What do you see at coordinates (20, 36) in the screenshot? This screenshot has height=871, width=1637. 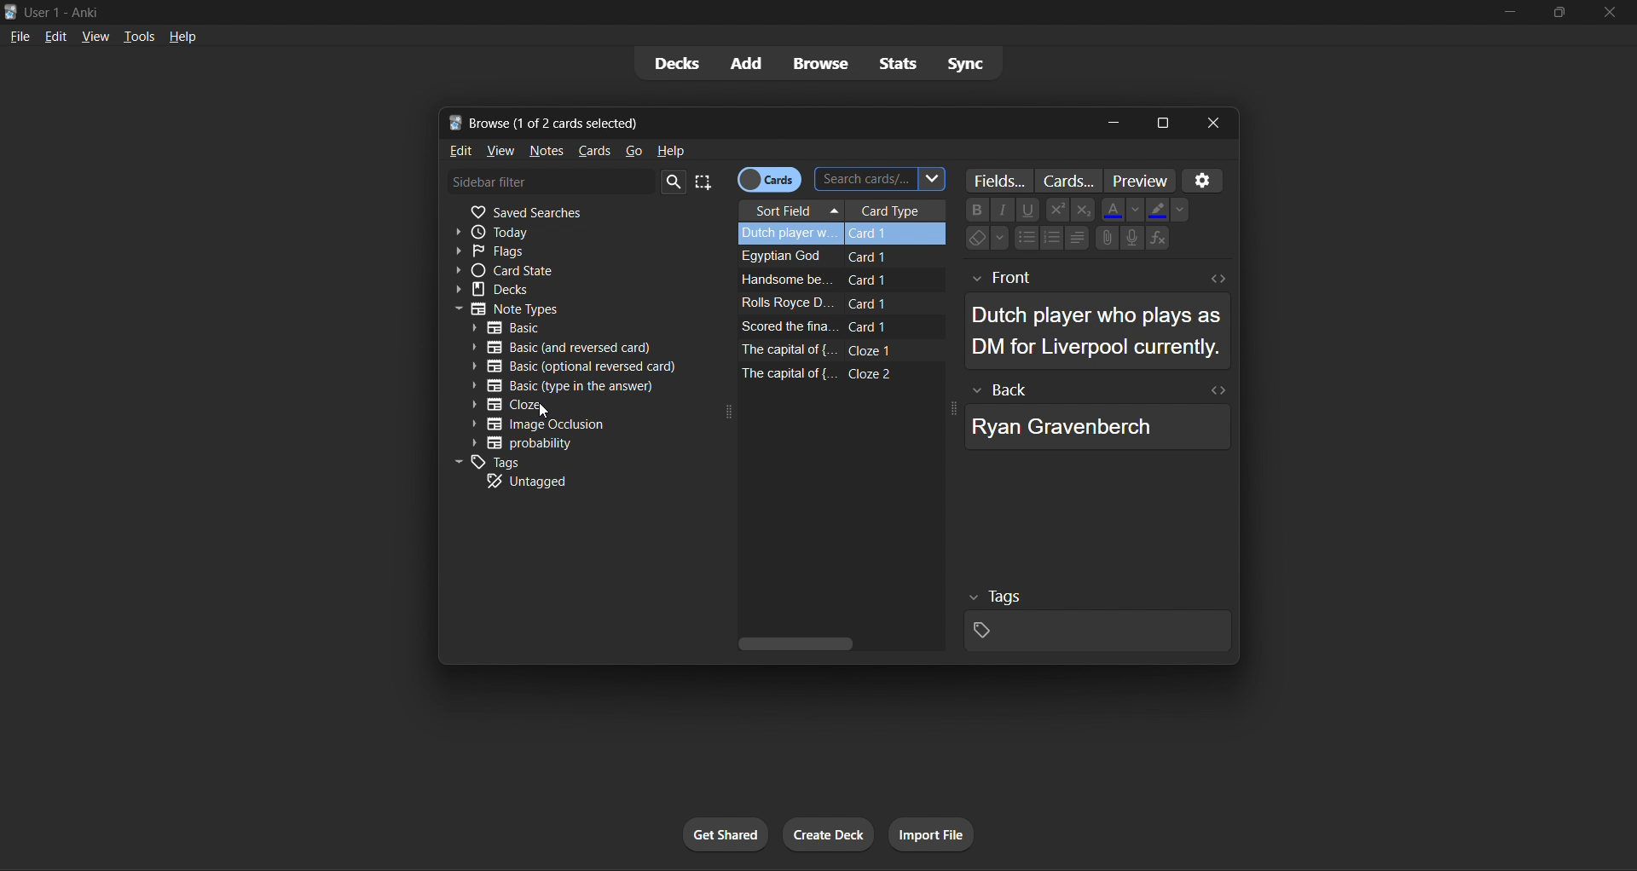 I see `file` at bounding box center [20, 36].